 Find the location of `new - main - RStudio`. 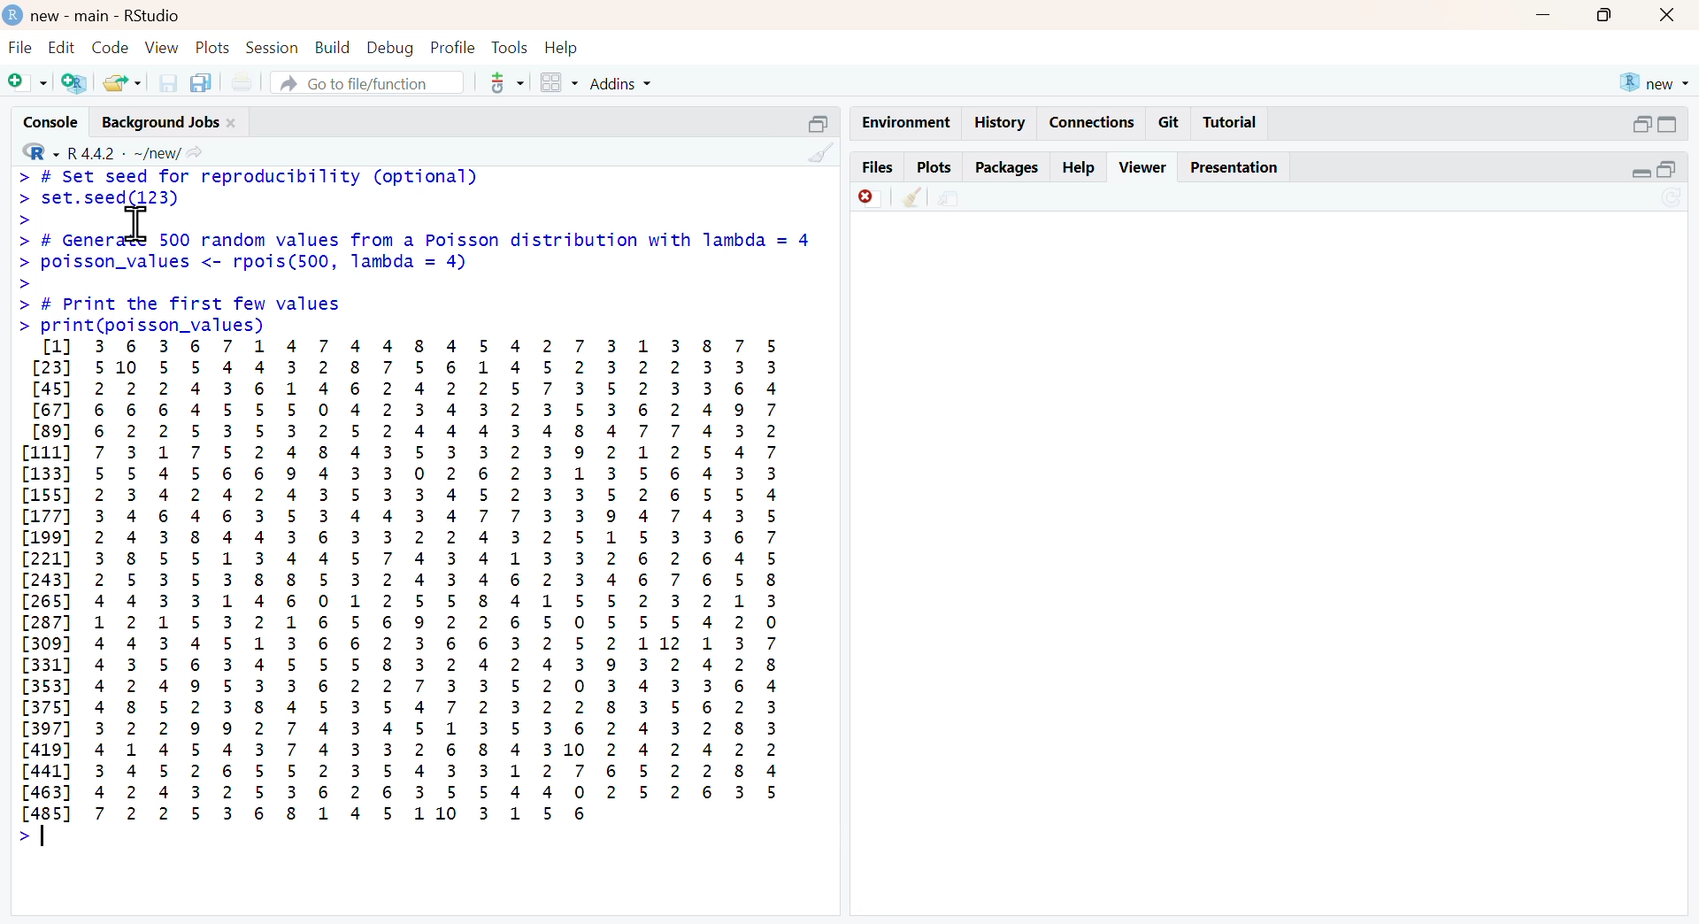

new - main - RStudio is located at coordinates (105, 17).